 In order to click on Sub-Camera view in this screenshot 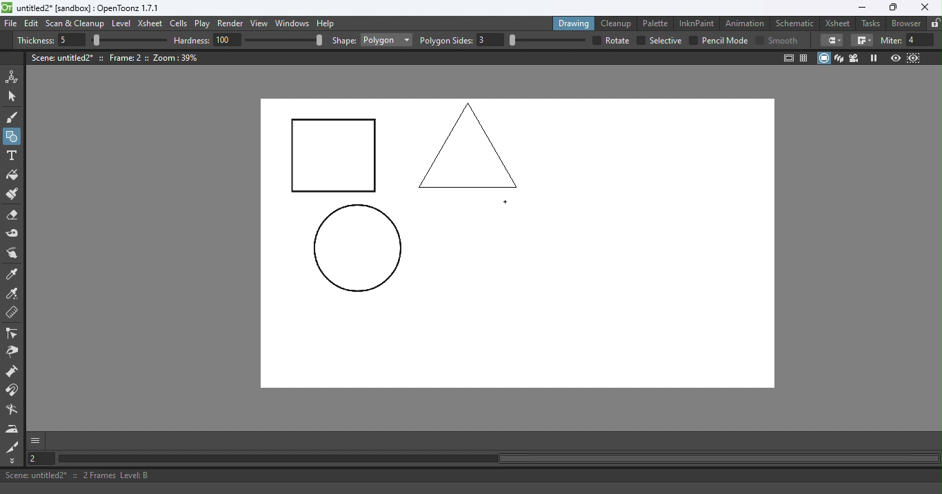, I will do `click(914, 58)`.